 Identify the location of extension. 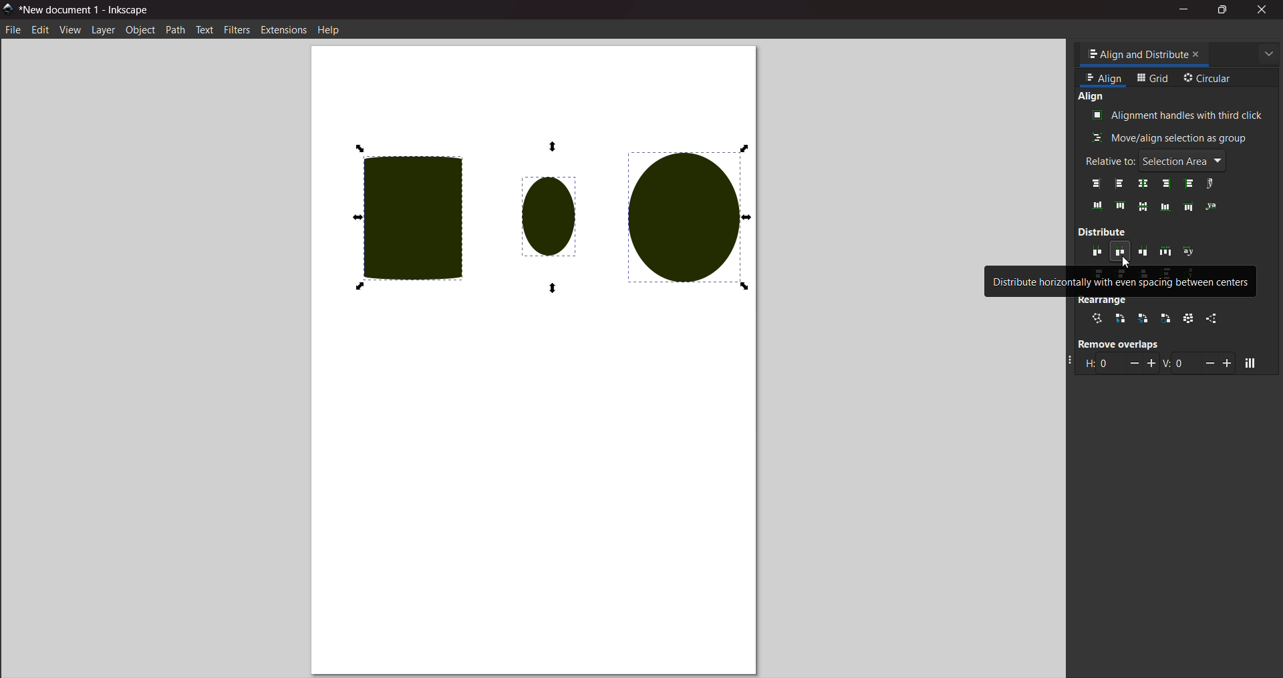
(283, 29).